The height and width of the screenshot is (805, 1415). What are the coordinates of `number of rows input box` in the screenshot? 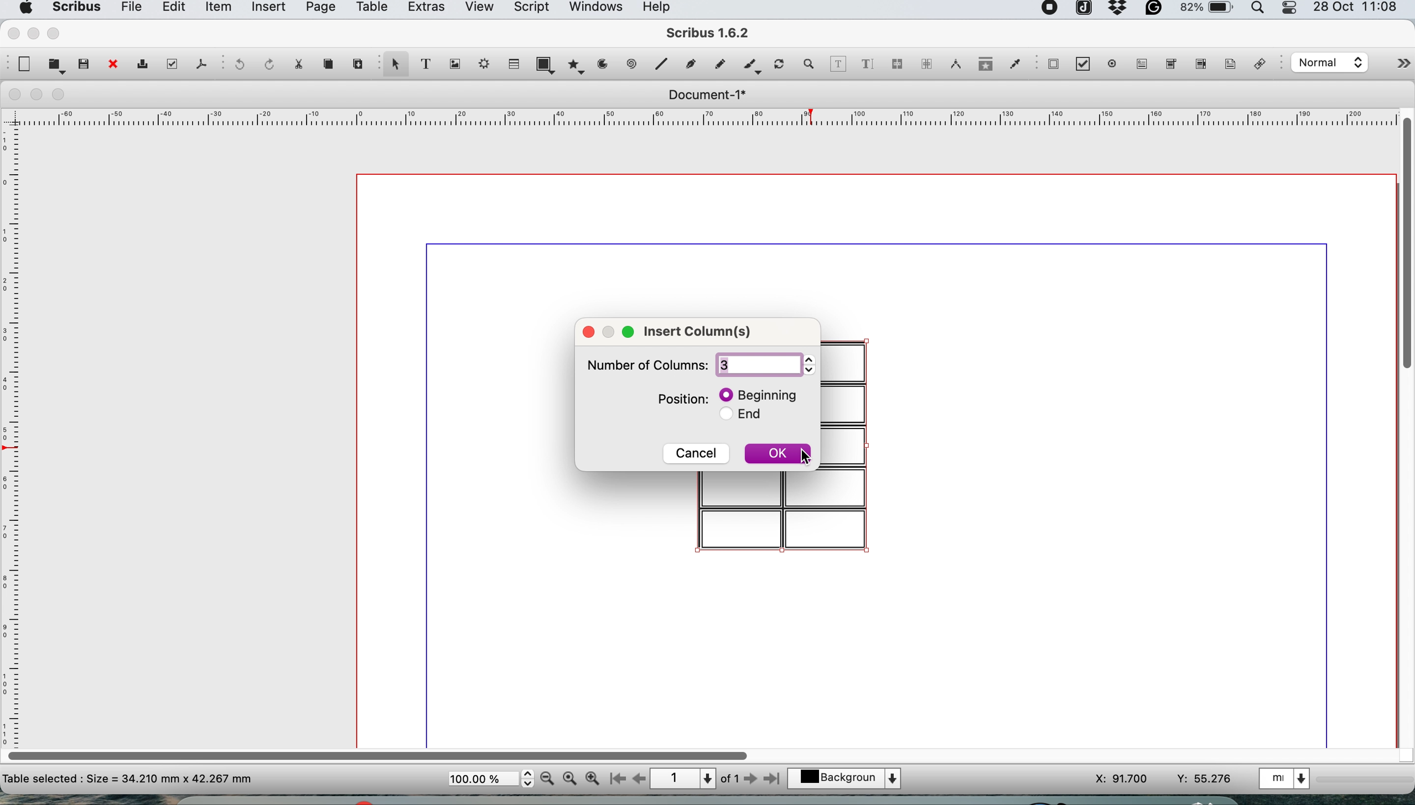 It's located at (753, 365).